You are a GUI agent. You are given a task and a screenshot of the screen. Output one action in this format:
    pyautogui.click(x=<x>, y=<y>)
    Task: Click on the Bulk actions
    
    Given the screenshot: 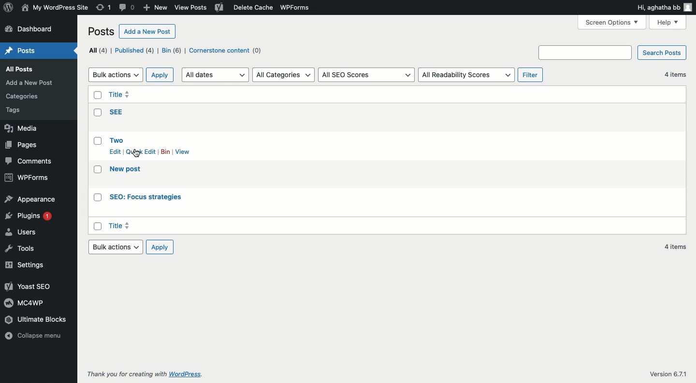 What is the action you would take?
    pyautogui.click(x=116, y=247)
    